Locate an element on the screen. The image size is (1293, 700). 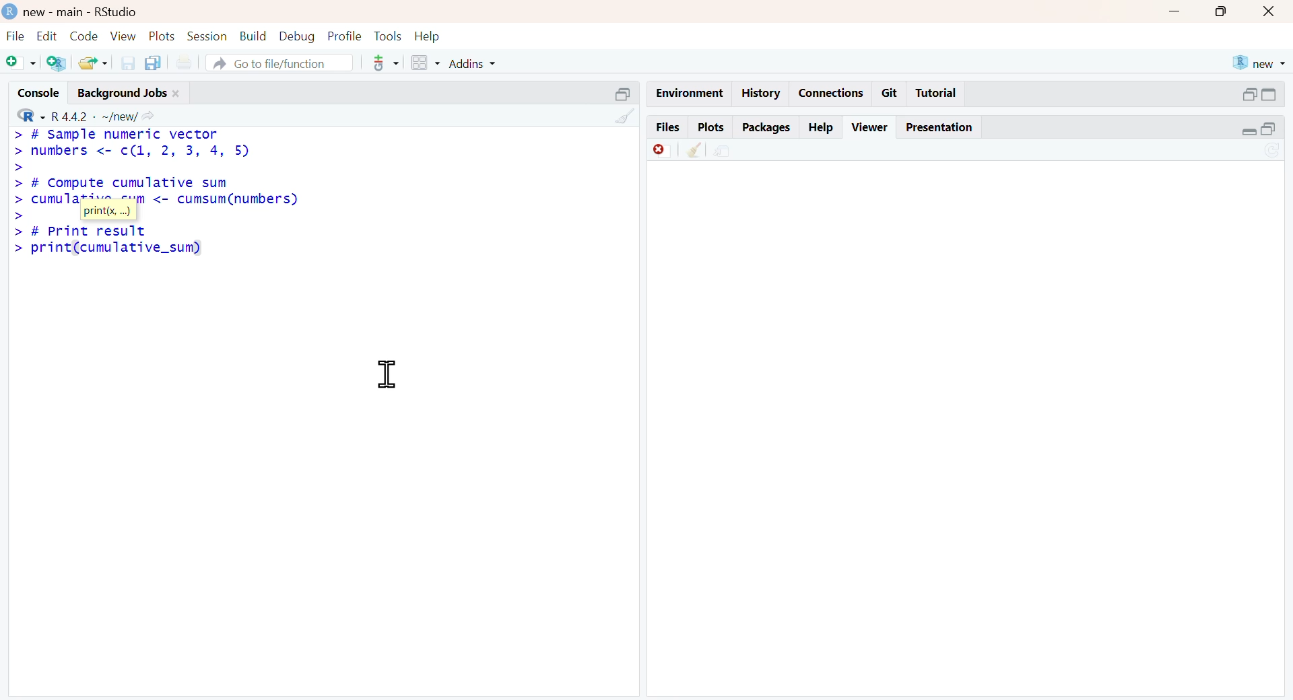
Connections is located at coordinates (834, 94).